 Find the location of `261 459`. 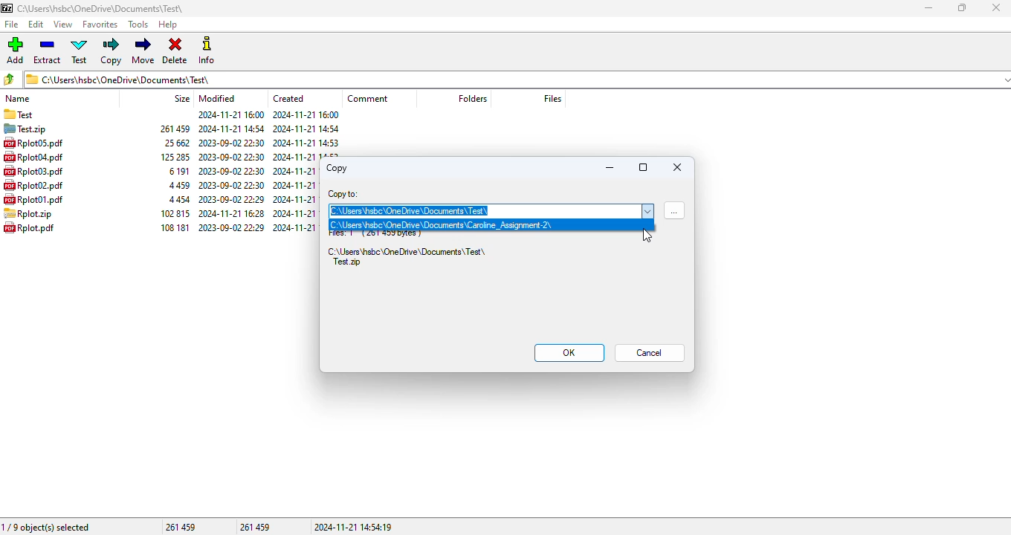

261 459 is located at coordinates (255, 527).